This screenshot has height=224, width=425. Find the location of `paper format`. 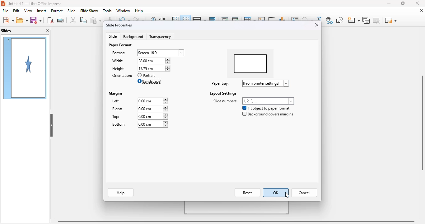

paper format is located at coordinates (121, 45).